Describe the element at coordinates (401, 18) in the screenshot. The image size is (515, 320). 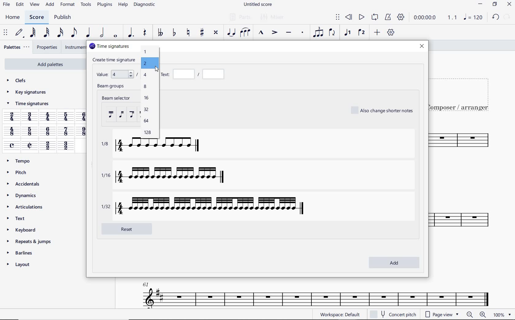
I see `PLAYBACK SETTINGS` at that location.